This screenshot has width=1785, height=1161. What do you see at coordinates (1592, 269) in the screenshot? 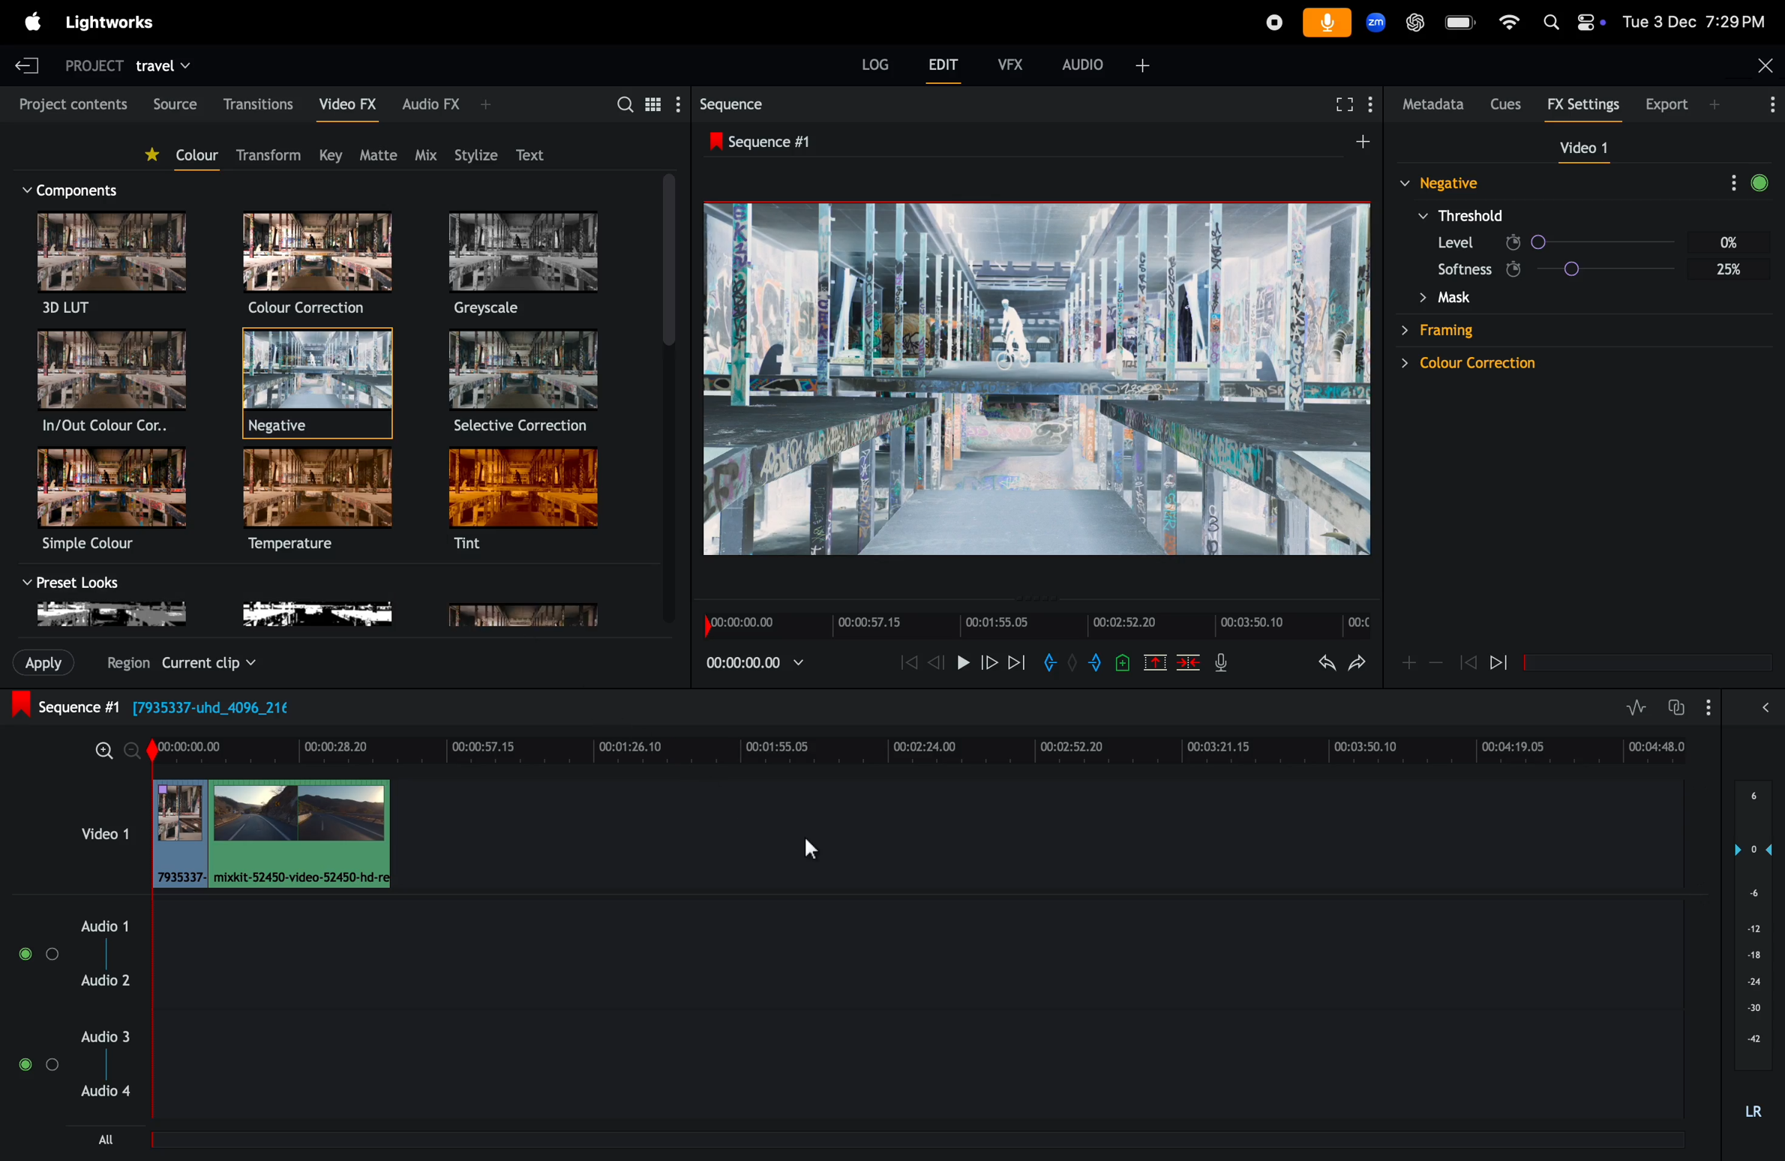
I see `` at bounding box center [1592, 269].